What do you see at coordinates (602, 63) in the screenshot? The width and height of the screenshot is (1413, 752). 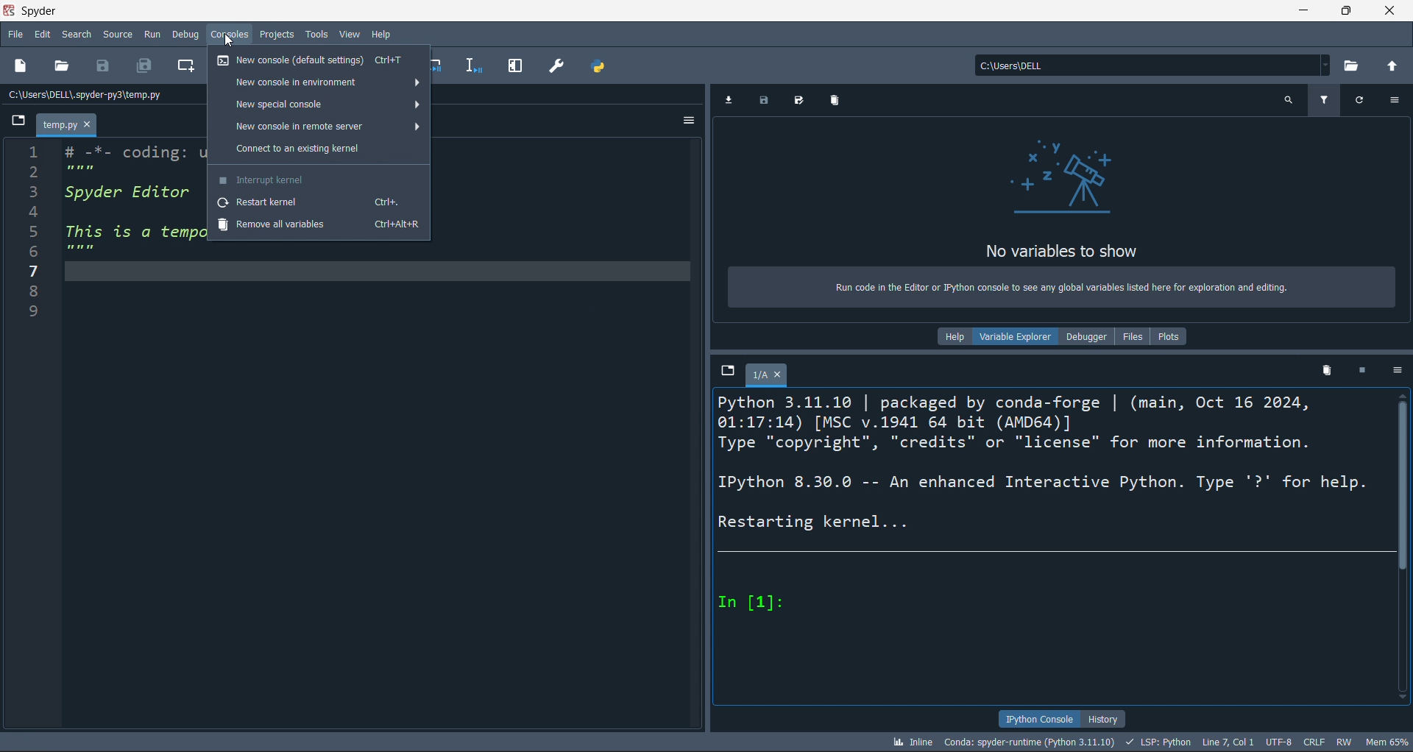 I see `path manager` at bounding box center [602, 63].